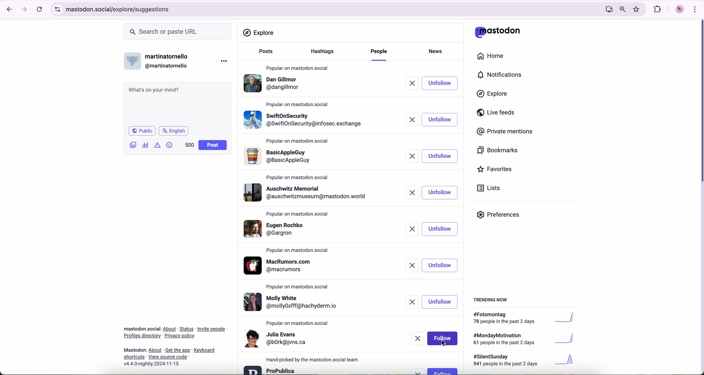  I want to click on unfollow, so click(440, 156).